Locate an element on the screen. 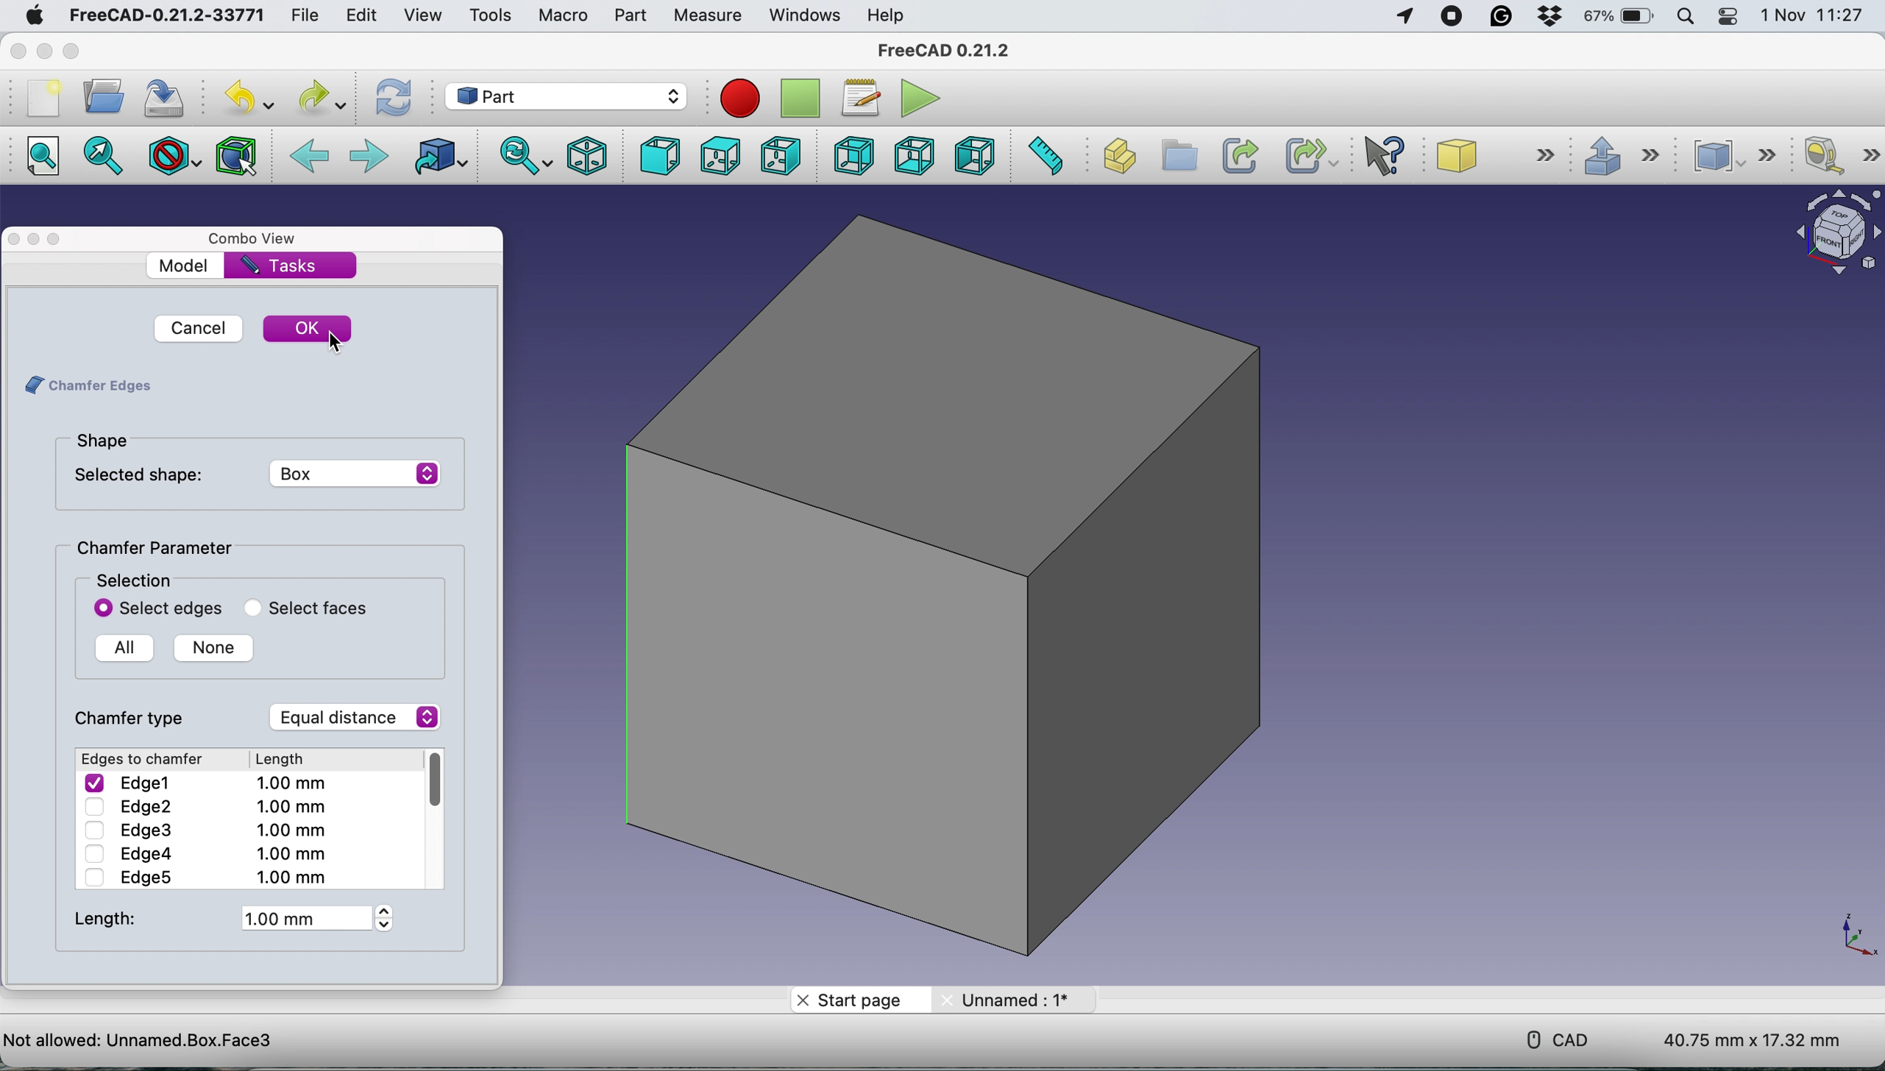  work bench is located at coordinates (566, 95).